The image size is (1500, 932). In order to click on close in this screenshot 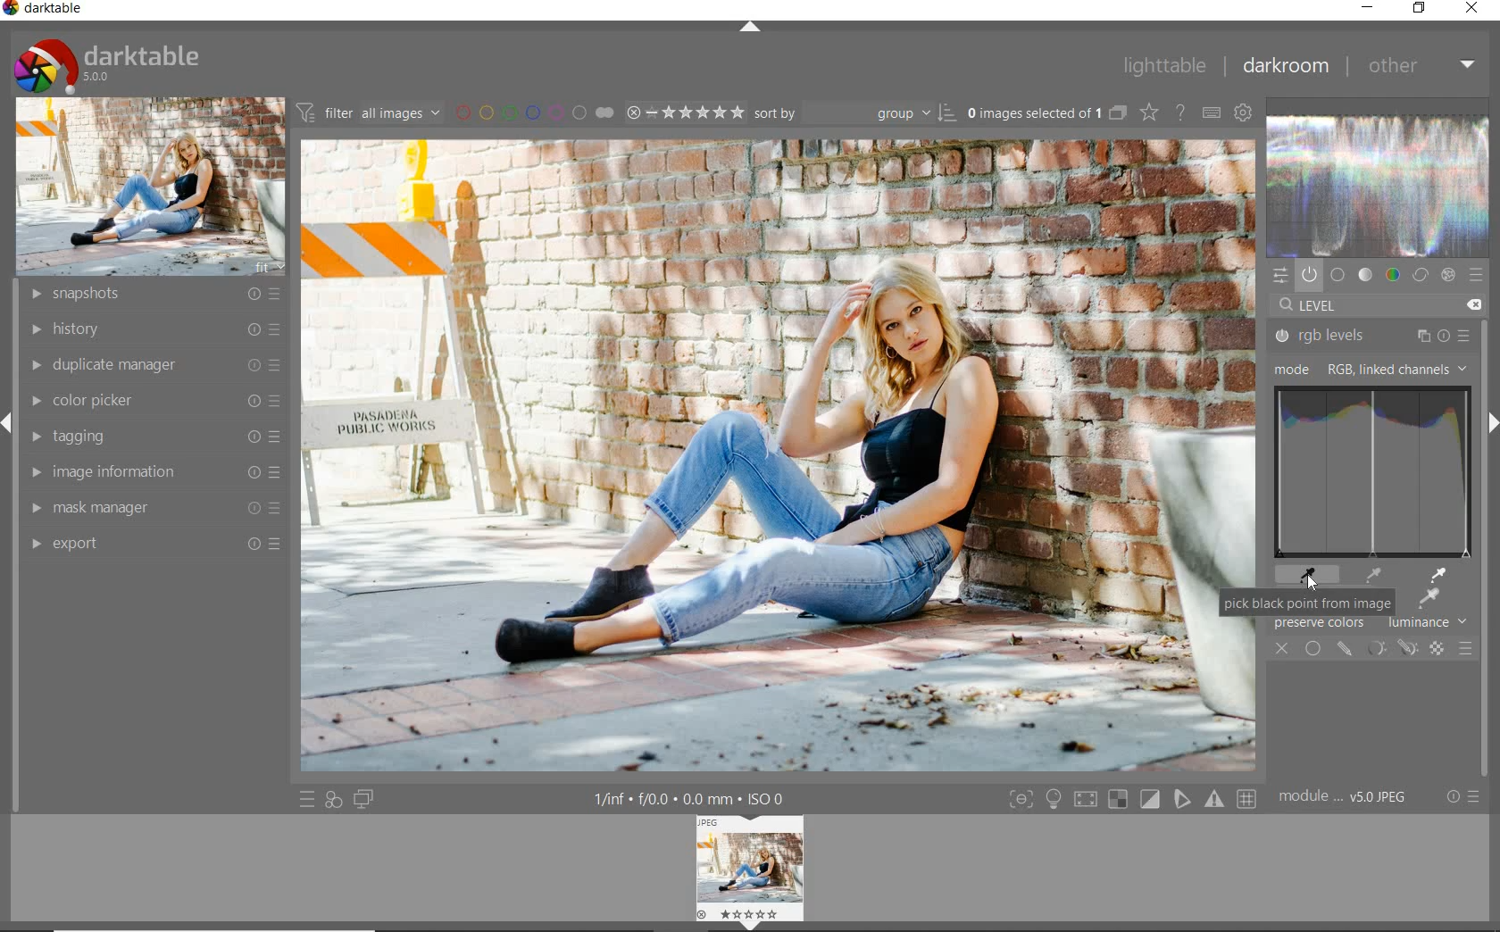, I will do `click(1473, 10)`.